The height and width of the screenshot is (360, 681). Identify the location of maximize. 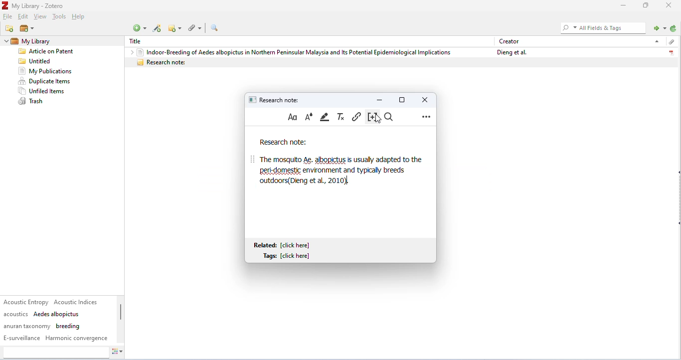
(646, 5).